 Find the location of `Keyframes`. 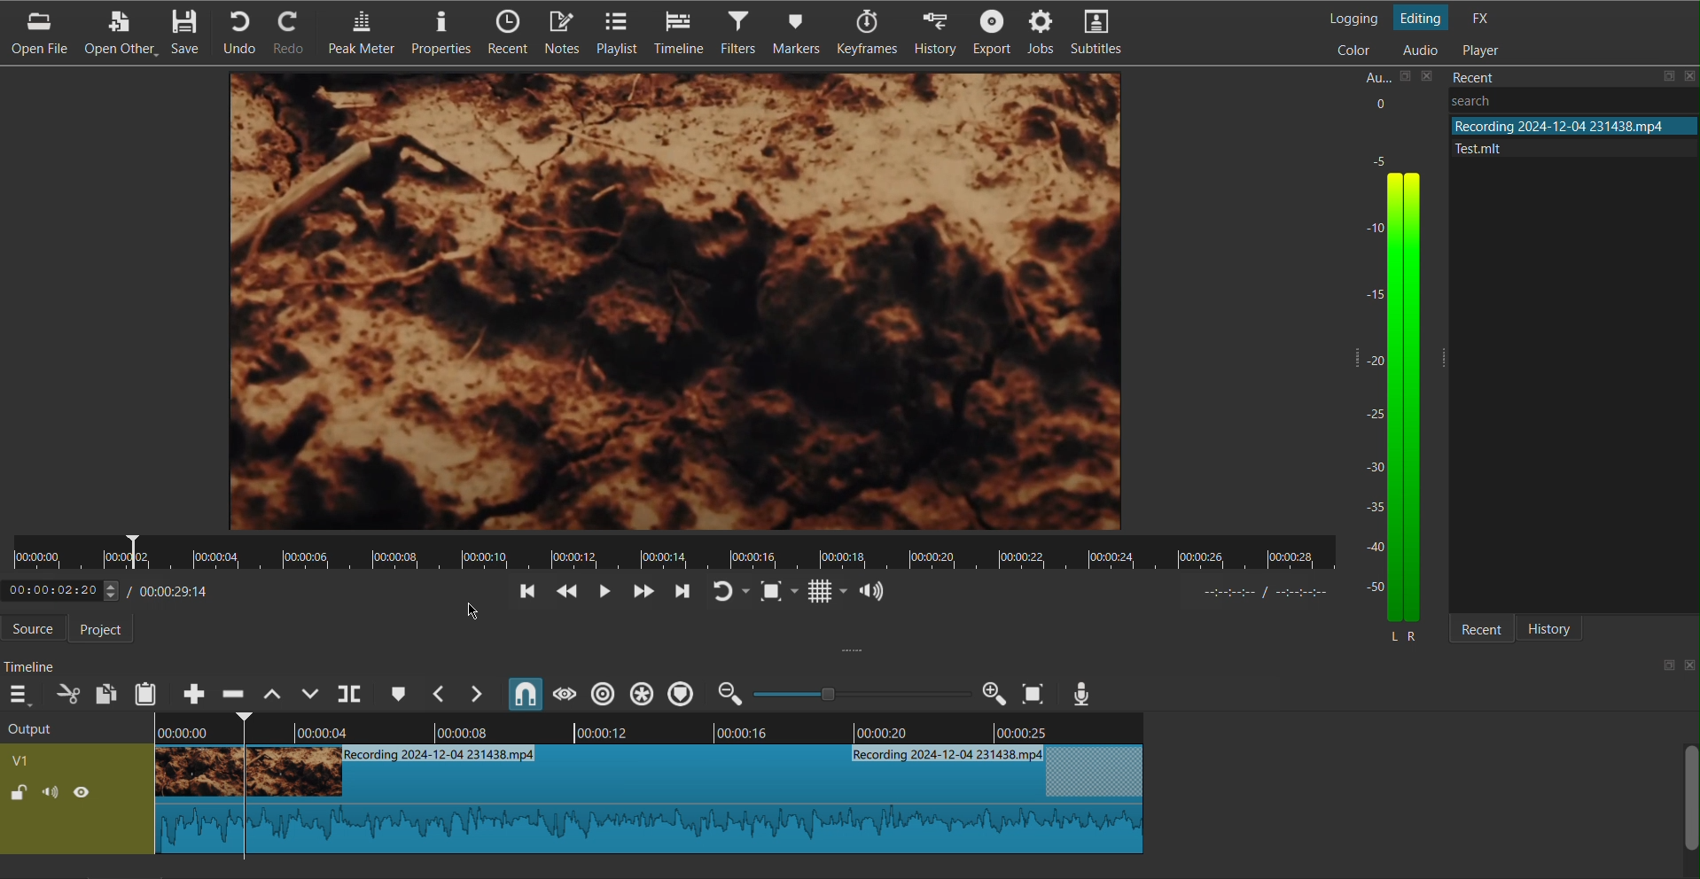

Keyframes is located at coordinates (865, 36).